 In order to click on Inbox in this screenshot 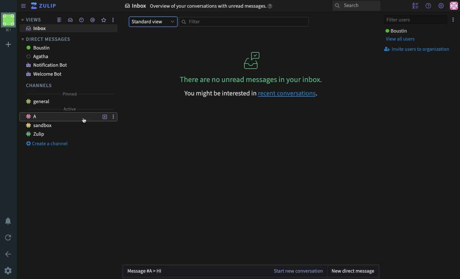, I will do `click(38, 29)`.